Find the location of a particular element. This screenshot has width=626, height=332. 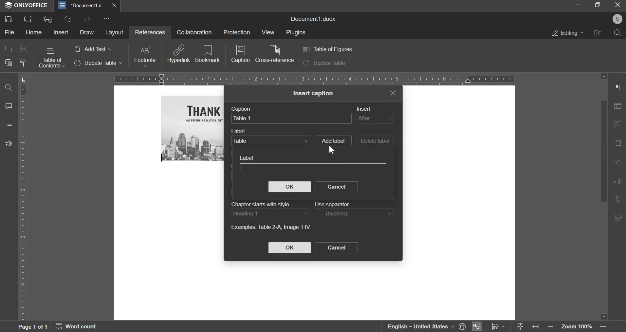

footnote is located at coordinates (144, 57).